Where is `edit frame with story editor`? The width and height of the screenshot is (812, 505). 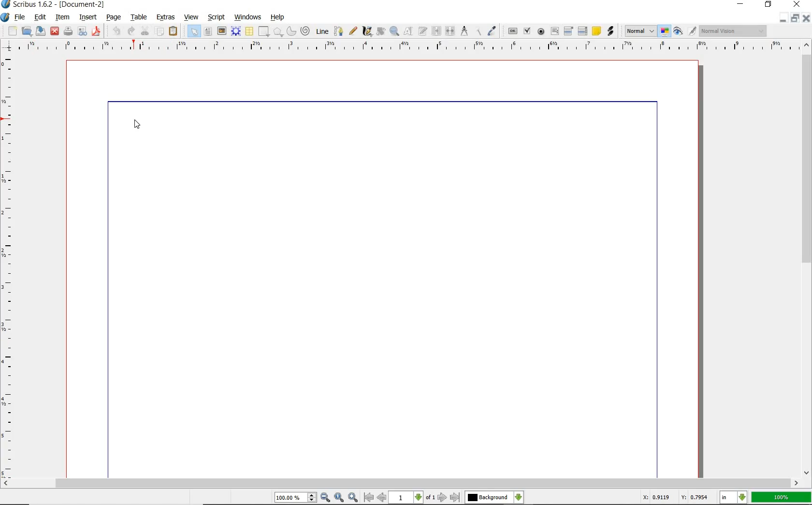 edit frame with story editor is located at coordinates (421, 32).